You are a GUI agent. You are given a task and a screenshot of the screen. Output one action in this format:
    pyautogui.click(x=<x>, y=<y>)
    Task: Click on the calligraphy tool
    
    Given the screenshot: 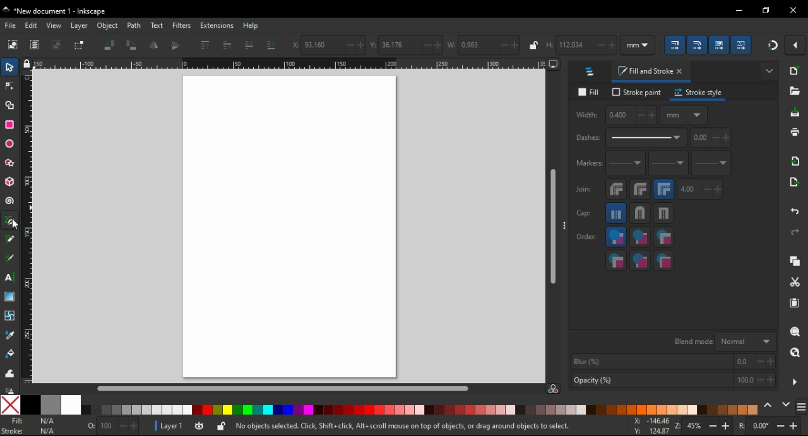 What is the action you would take?
    pyautogui.click(x=10, y=258)
    